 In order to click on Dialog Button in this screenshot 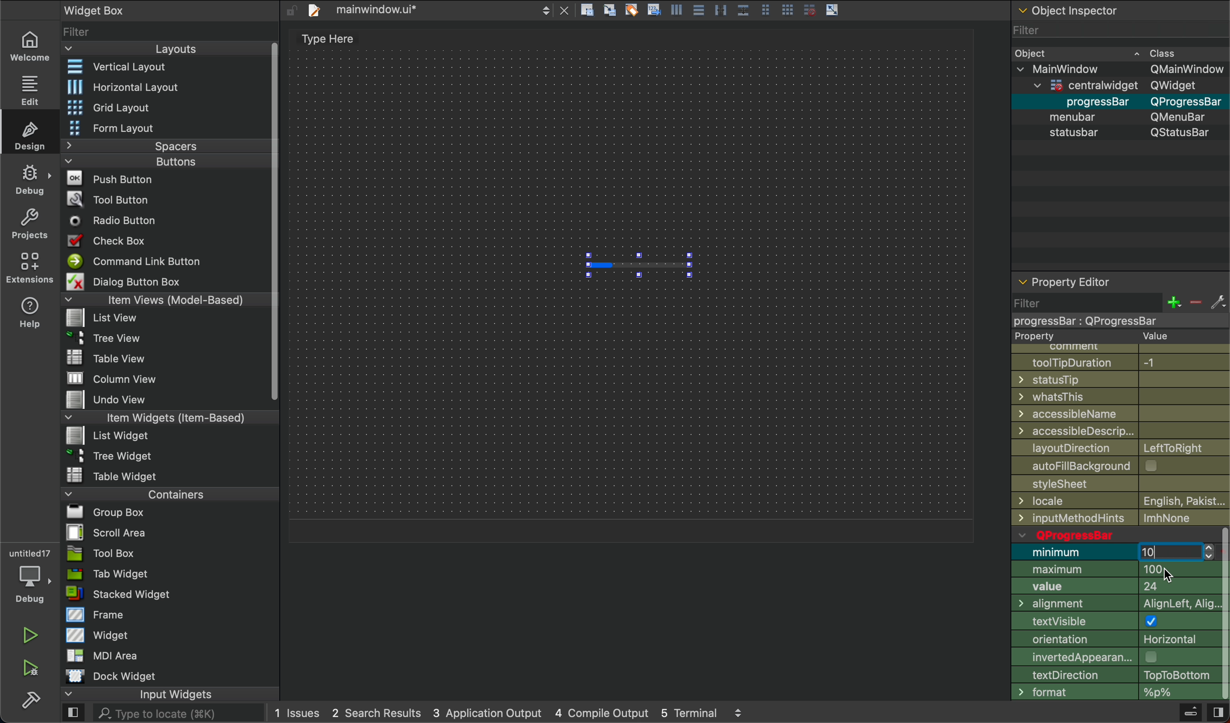, I will do `click(135, 281)`.